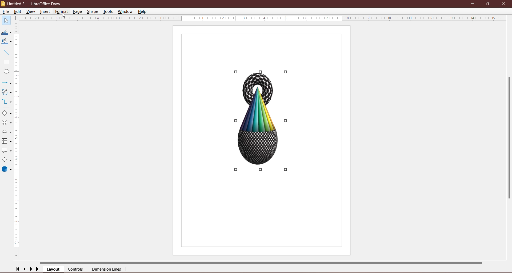  I want to click on Application Logo, so click(3, 4).